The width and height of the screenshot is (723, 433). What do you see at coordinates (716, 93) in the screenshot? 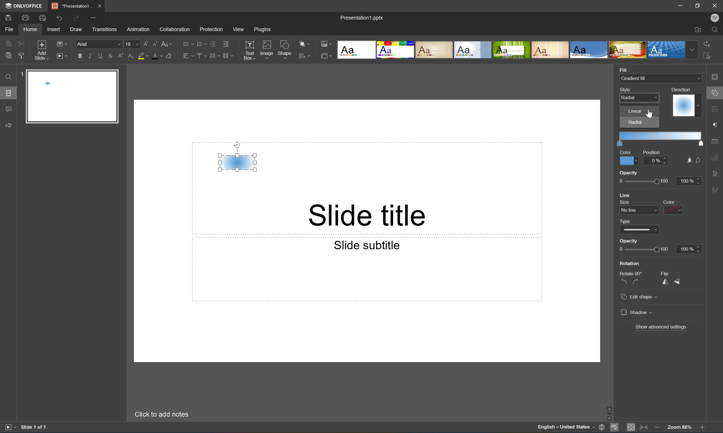
I see `shape settings` at bounding box center [716, 93].